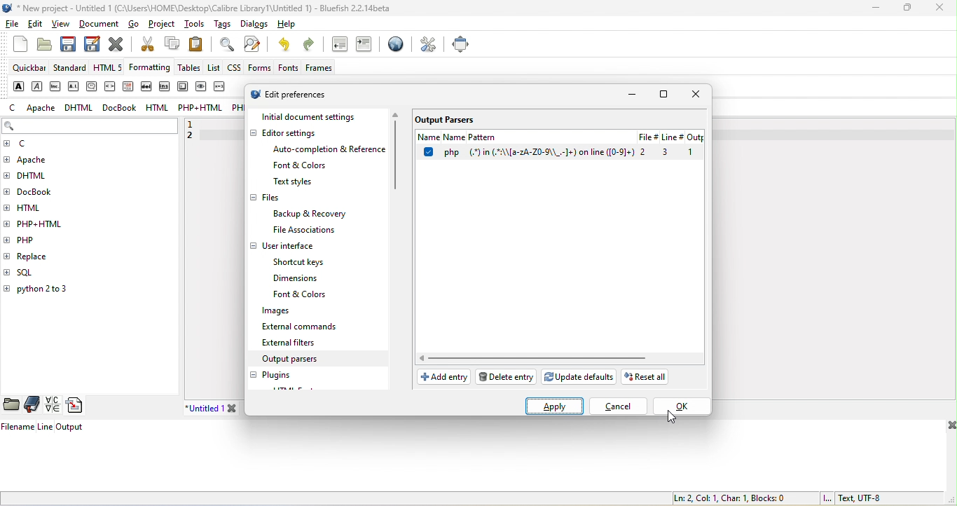  Describe the element at coordinates (128, 87) in the screenshot. I see `definition` at that location.